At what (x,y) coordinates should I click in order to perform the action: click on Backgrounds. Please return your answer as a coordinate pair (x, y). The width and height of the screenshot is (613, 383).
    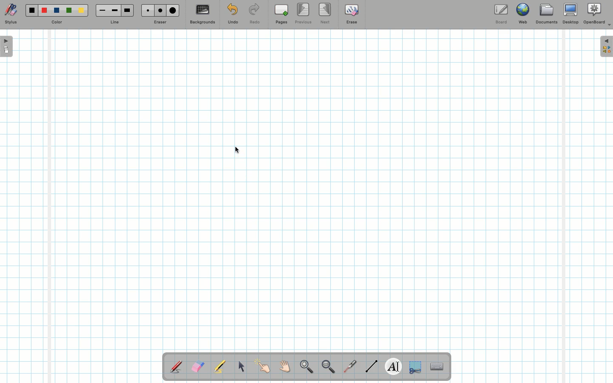
    Looking at the image, I should click on (202, 14).